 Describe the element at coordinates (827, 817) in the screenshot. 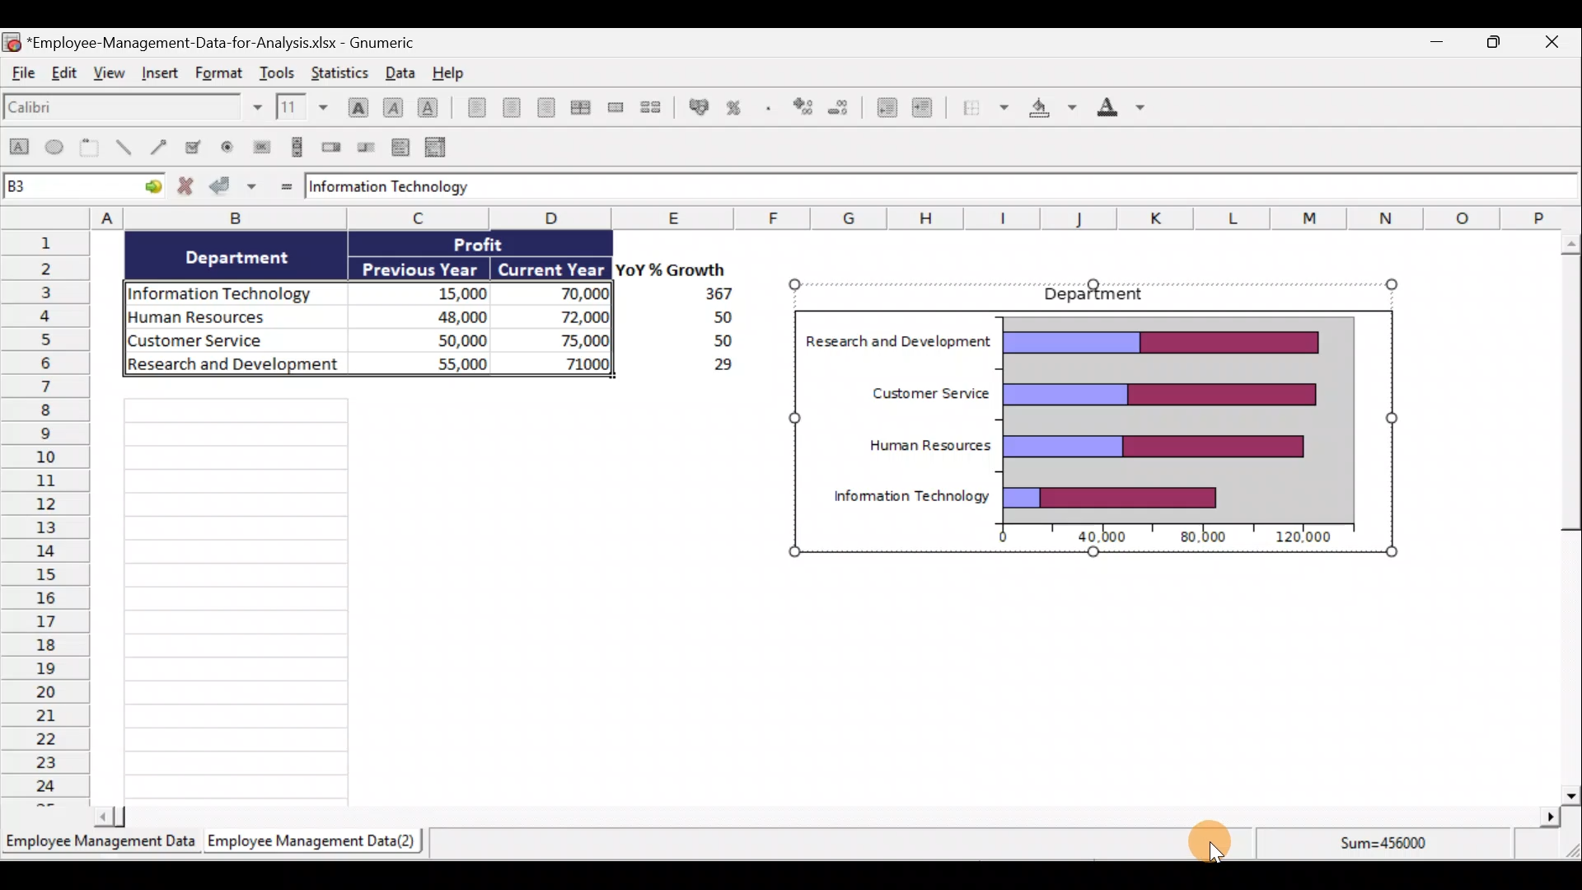

I see `Scroll bar` at that location.